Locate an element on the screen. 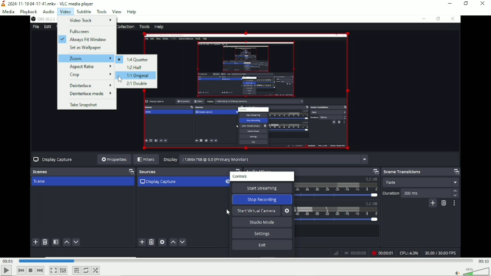  subtitle is located at coordinates (83, 11).